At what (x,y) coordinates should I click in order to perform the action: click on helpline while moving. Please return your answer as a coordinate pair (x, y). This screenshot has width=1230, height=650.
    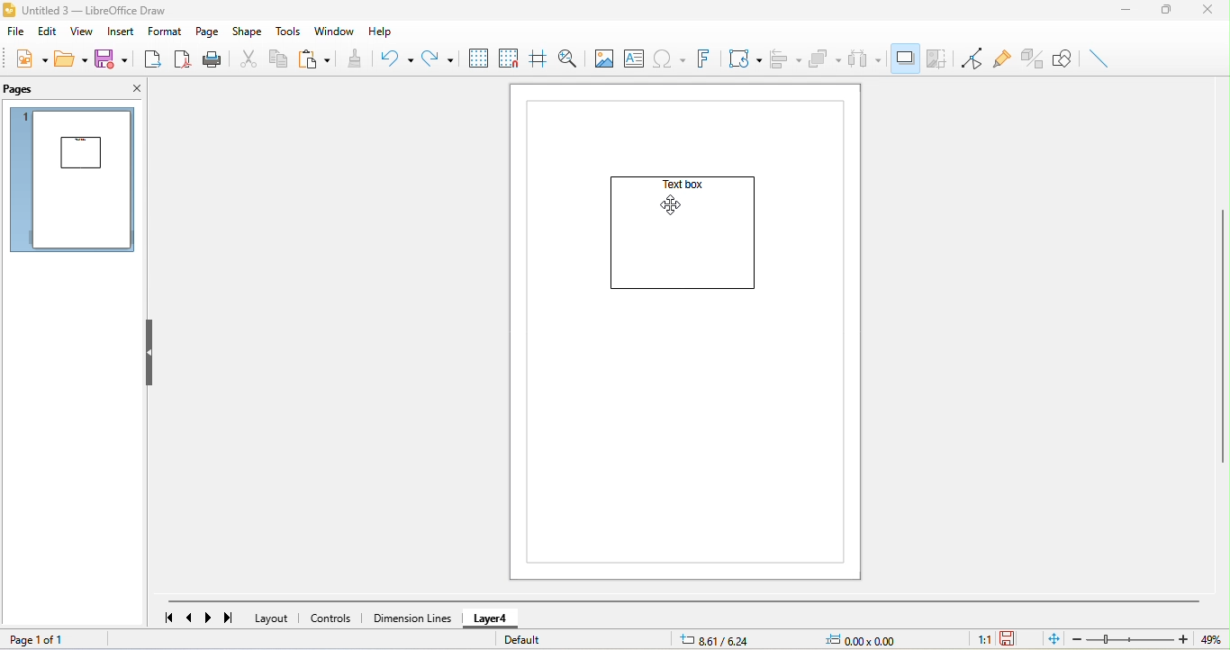
    Looking at the image, I should click on (539, 58).